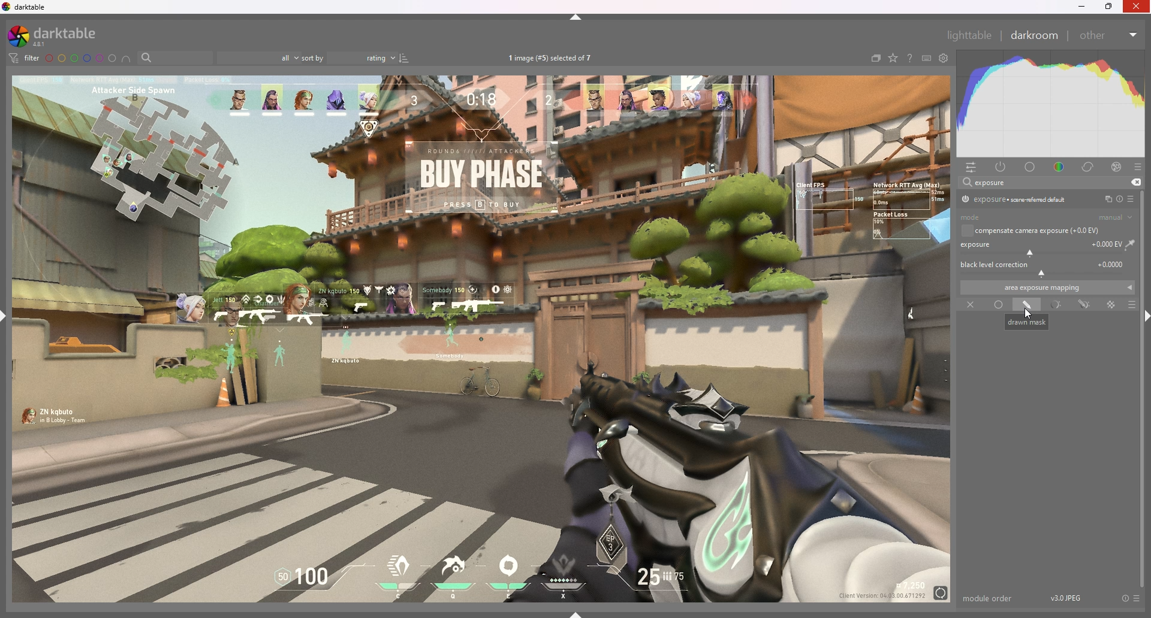 The width and height of the screenshot is (1151, 618). Describe the element at coordinates (1117, 167) in the screenshot. I see `effect` at that location.